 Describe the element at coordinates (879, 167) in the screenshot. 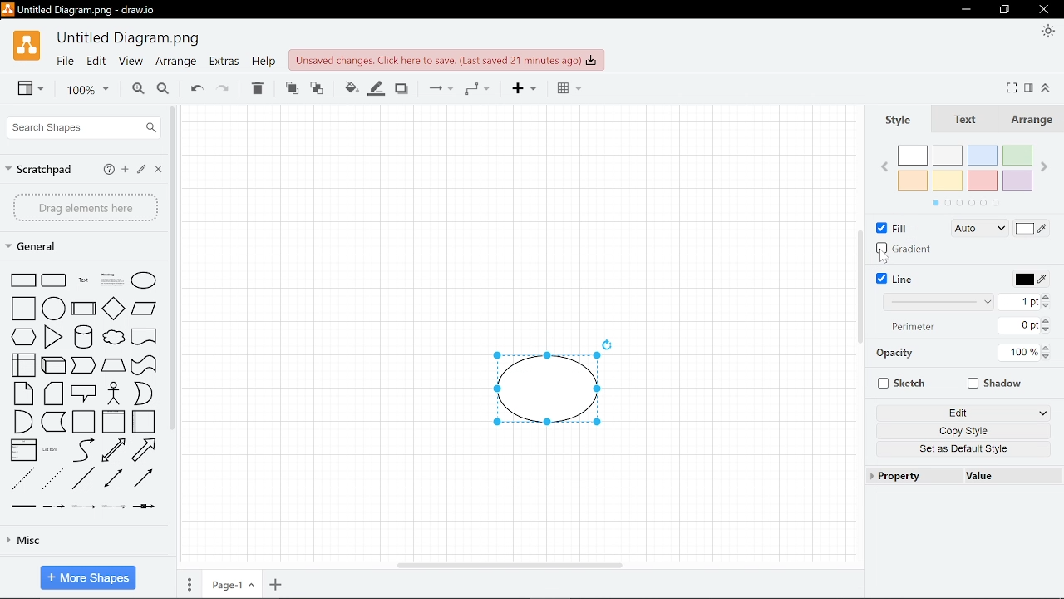

I see `Previous Color palette` at that location.